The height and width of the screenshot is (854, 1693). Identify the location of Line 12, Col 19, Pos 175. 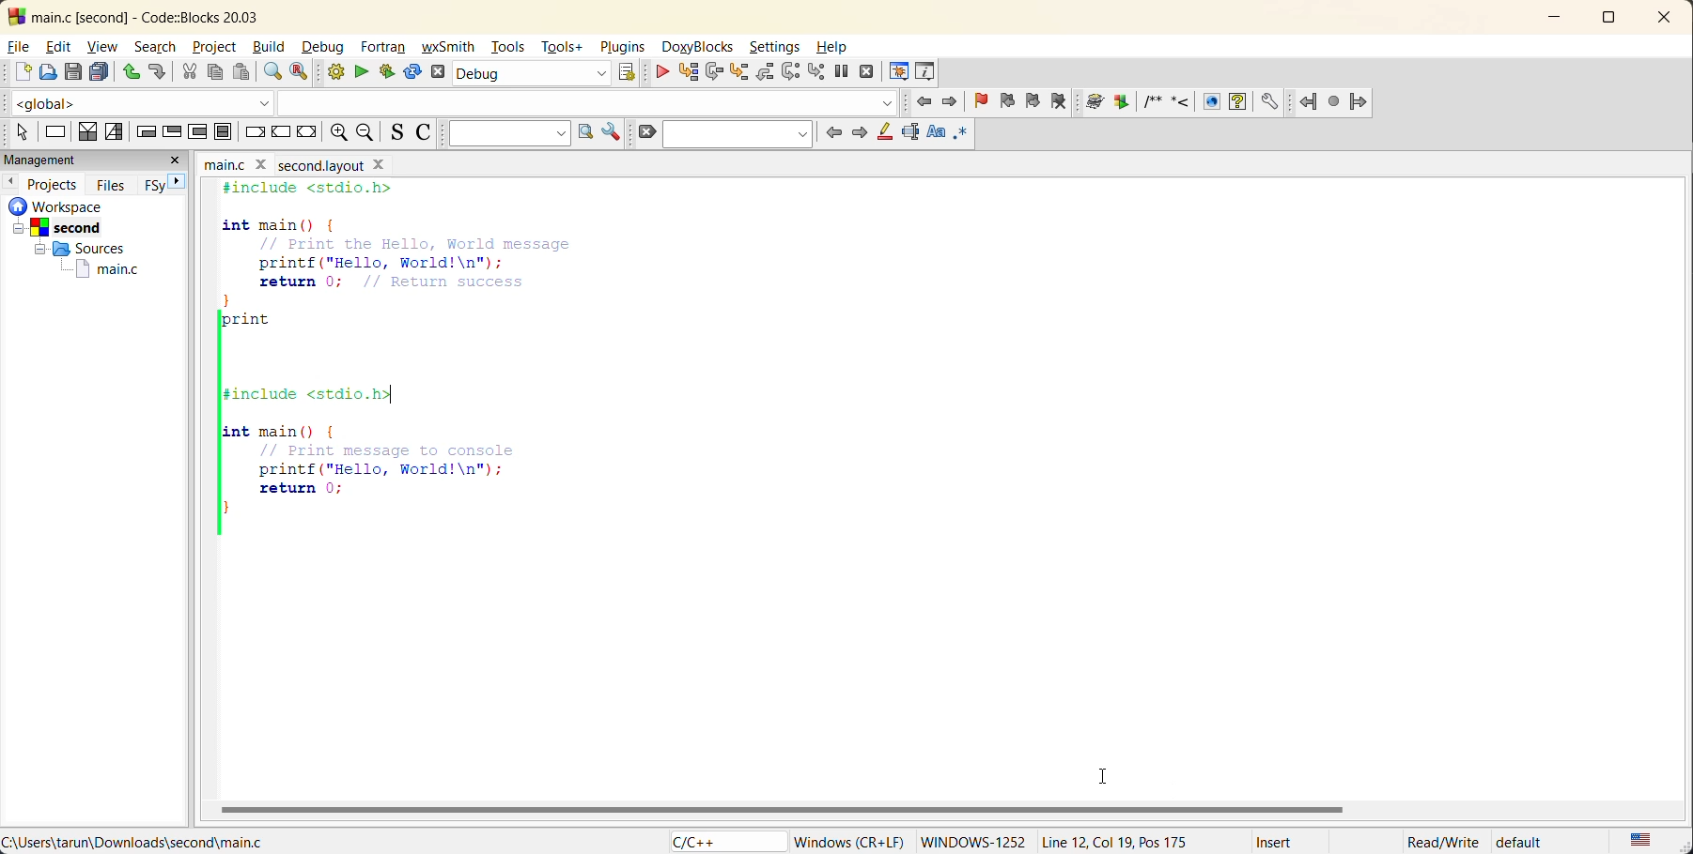
(1122, 838).